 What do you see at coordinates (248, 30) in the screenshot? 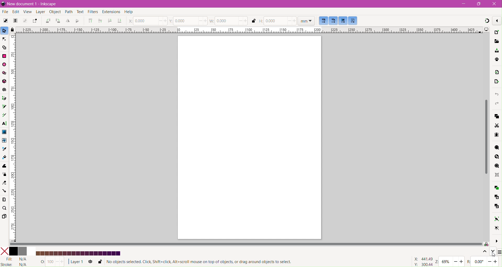
I see `Horizontal Ruler` at bounding box center [248, 30].